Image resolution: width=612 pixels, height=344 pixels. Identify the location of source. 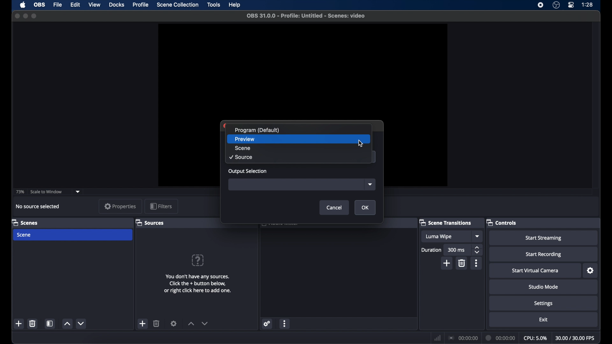
(298, 157).